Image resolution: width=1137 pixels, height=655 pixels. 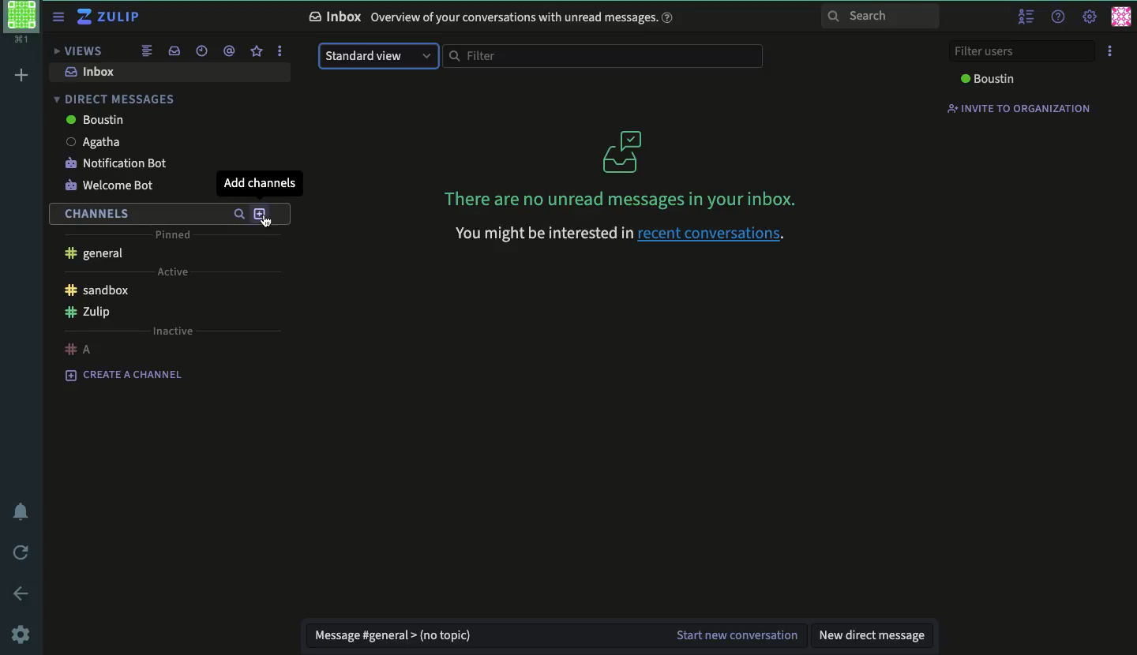 I want to click on views, so click(x=75, y=52).